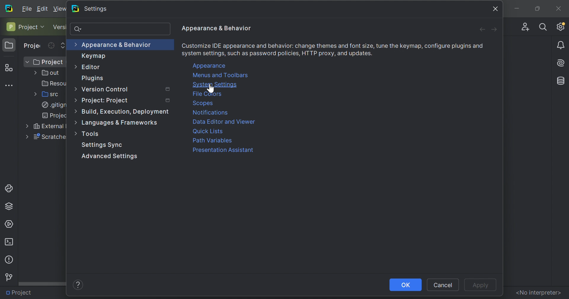 Image resolution: width=569 pixels, height=299 pixels. I want to click on Cancel, so click(443, 285).